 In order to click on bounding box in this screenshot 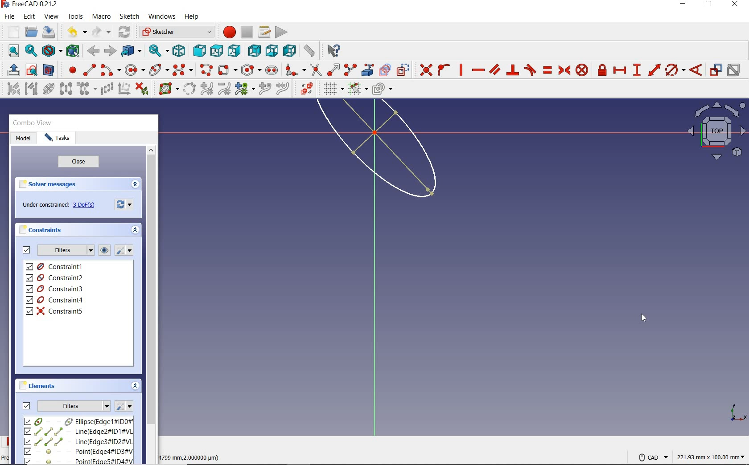, I will do `click(73, 50)`.